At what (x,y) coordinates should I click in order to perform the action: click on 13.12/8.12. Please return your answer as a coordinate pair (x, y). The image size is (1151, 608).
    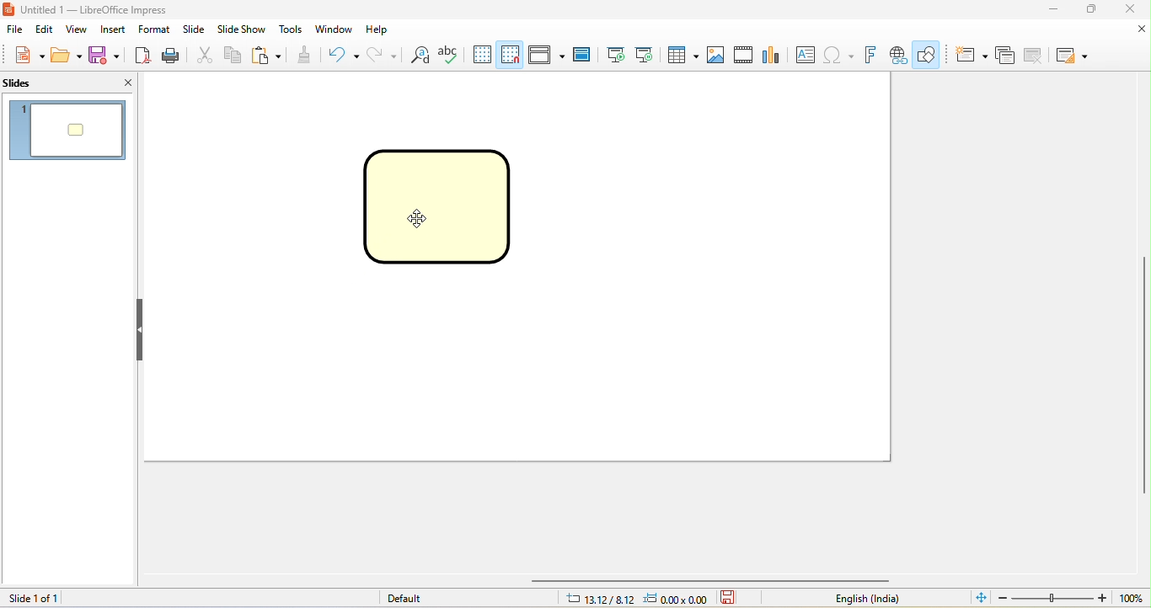
    Looking at the image, I should click on (600, 598).